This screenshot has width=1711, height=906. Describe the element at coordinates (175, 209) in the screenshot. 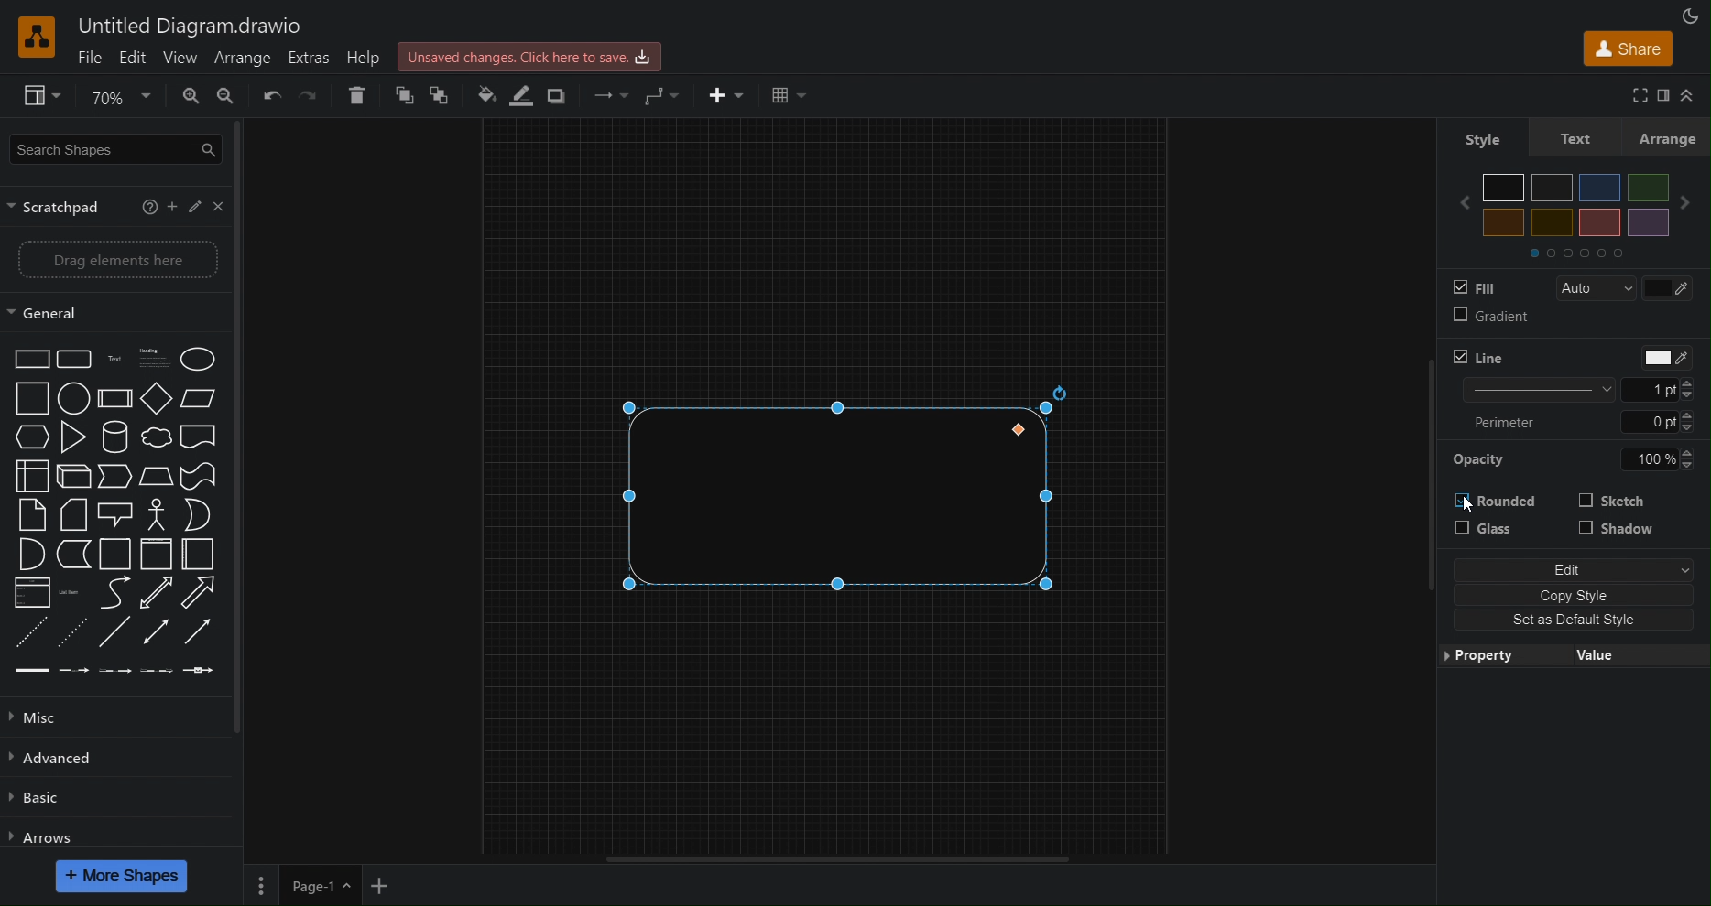

I see `add` at that location.